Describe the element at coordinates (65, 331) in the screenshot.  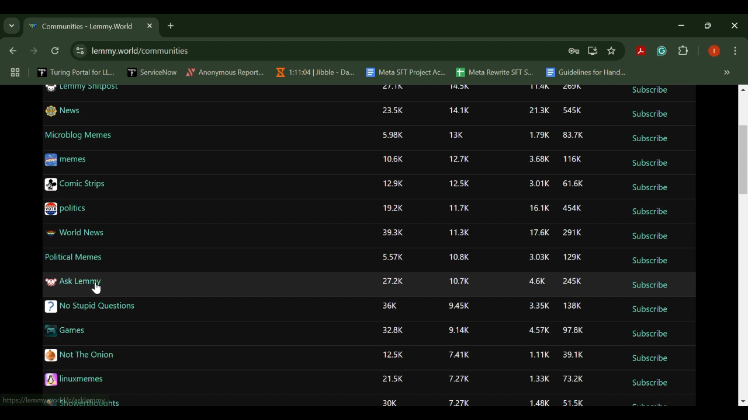
I see `Games` at that location.